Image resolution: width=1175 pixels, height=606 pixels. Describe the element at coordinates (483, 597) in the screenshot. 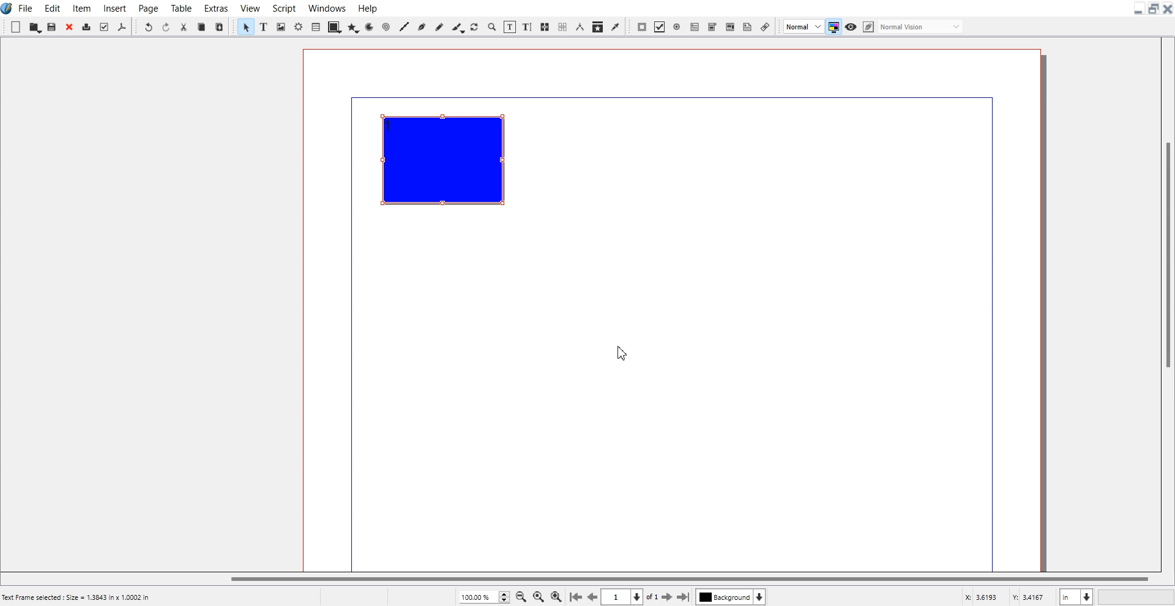

I see `Zoom Adjustment` at that location.